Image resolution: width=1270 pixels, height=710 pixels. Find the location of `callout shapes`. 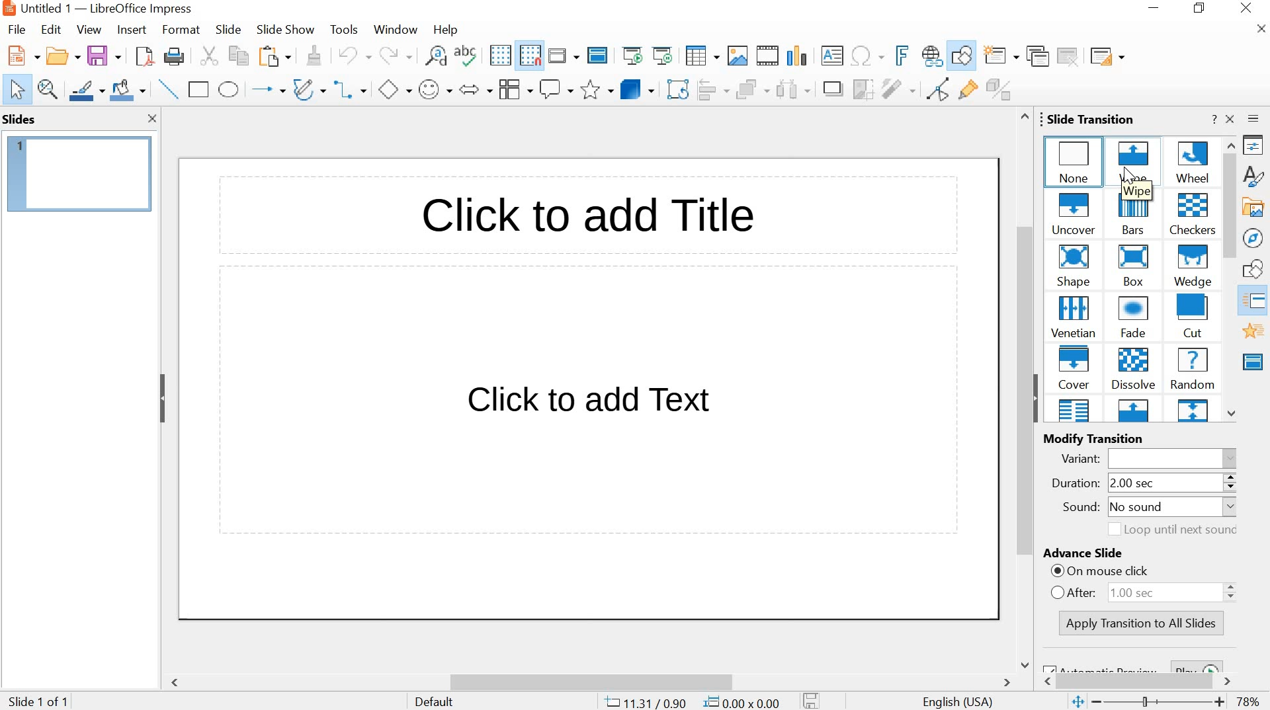

callout shapes is located at coordinates (556, 89).